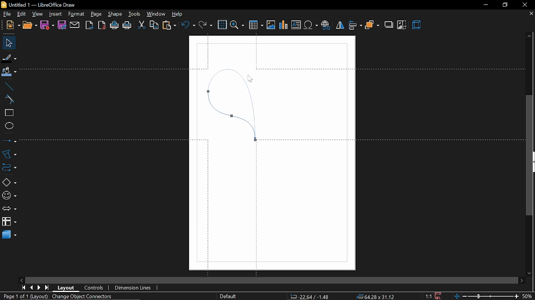 The height and width of the screenshot is (300, 535). I want to click on Insert text, so click(296, 25).